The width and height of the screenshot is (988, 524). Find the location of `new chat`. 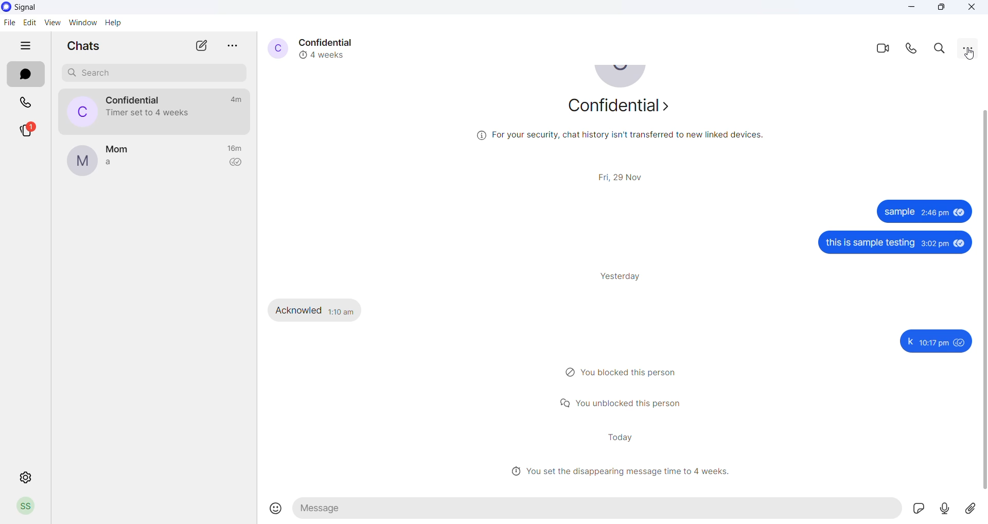

new chat is located at coordinates (201, 46).